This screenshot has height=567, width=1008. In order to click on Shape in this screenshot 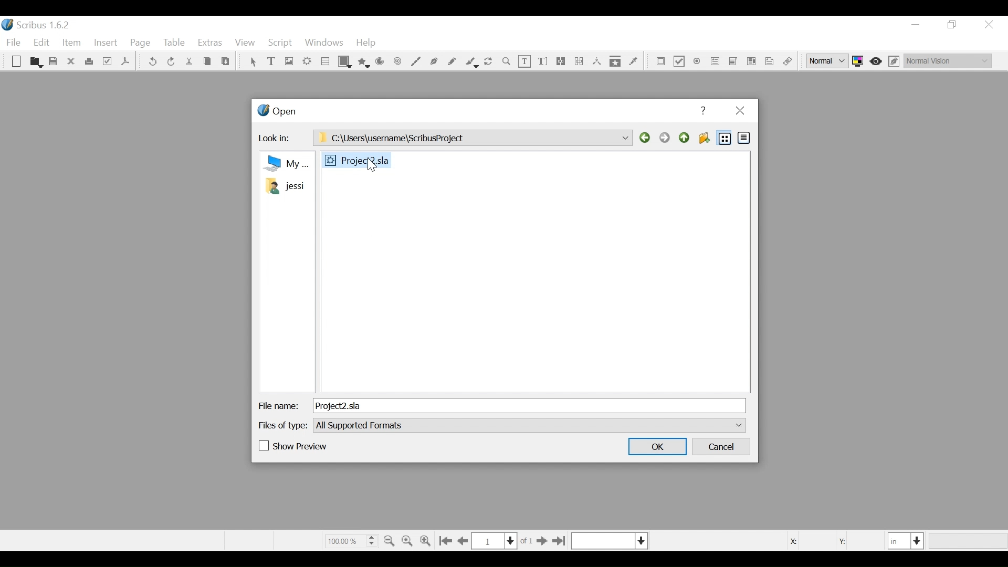, I will do `click(345, 62)`.